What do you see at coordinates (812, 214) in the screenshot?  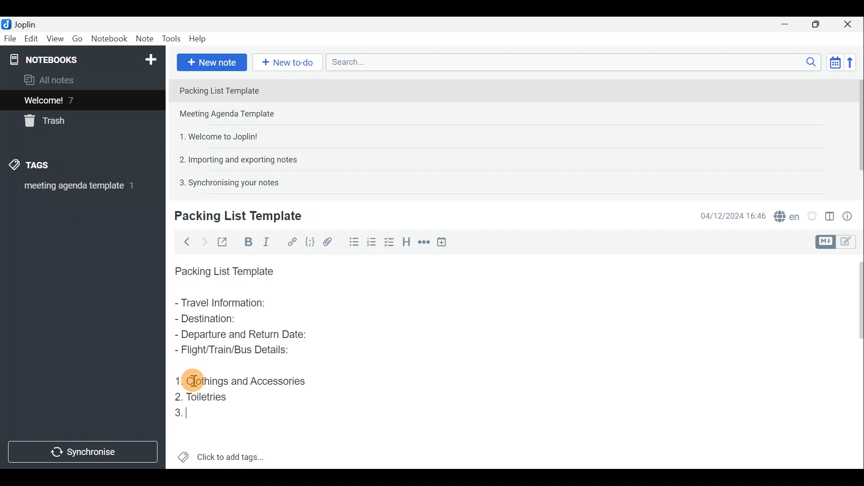 I see `Set alarm` at bounding box center [812, 214].